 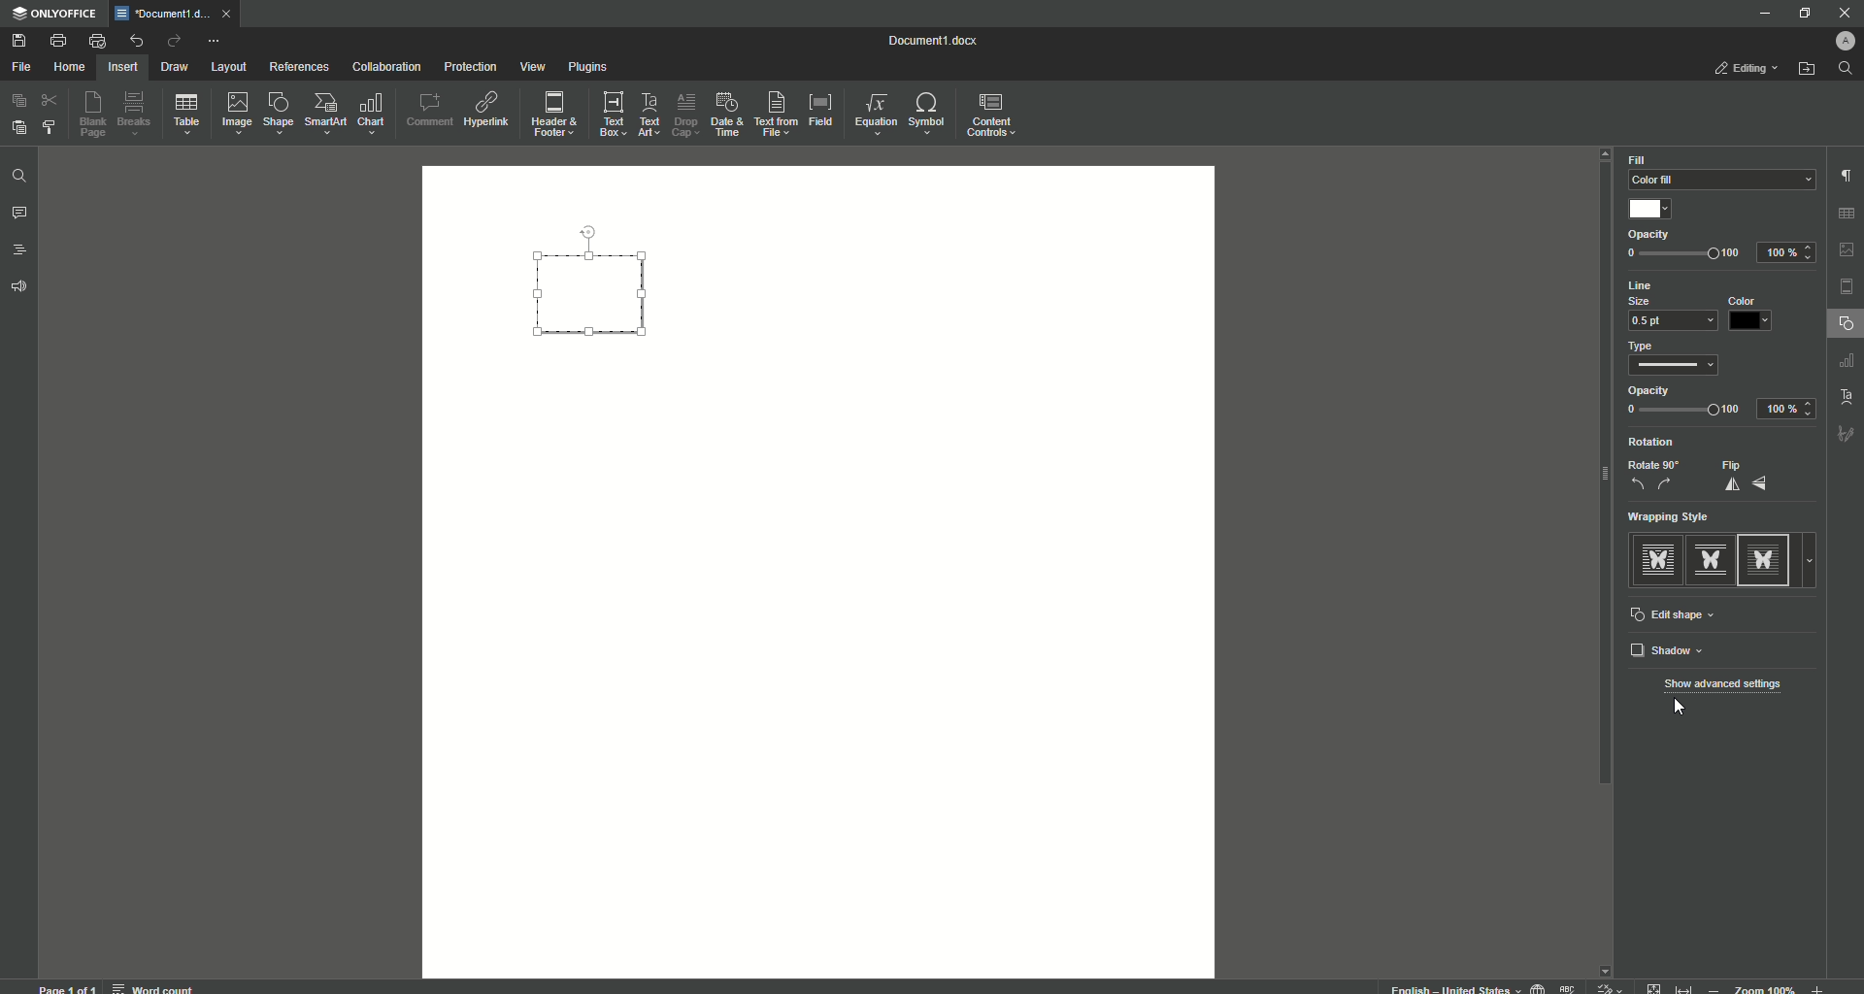 I want to click on Restore, so click(x=1802, y=14).